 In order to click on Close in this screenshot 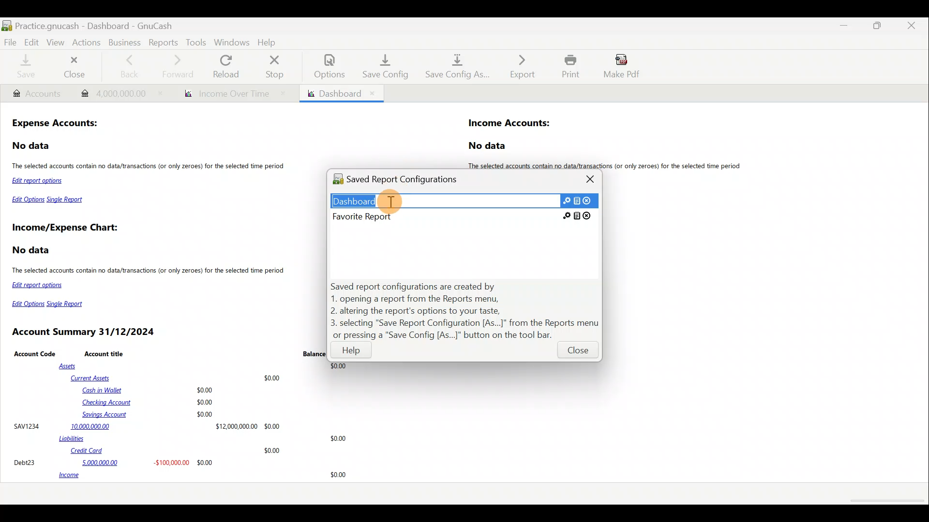, I will do `click(577, 352)`.